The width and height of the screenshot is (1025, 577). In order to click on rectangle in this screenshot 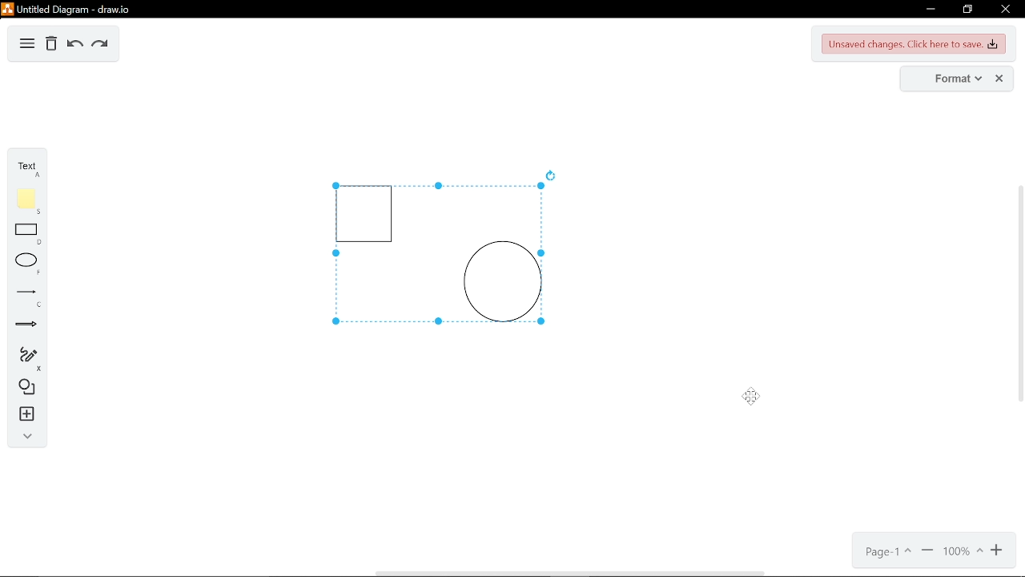, I will do `click(27, 235)`.